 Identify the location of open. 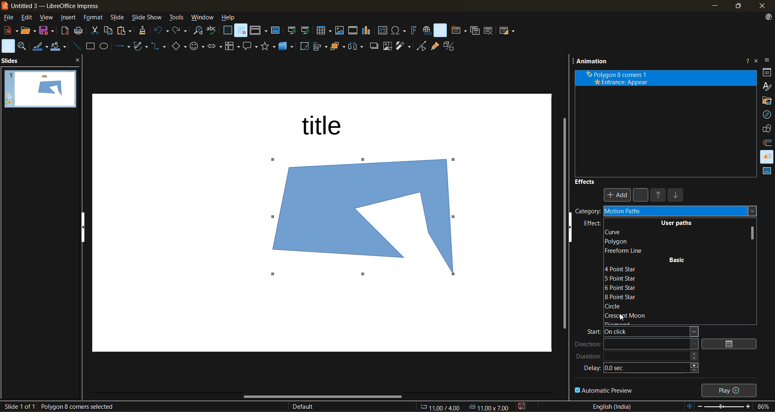
(27, 30).